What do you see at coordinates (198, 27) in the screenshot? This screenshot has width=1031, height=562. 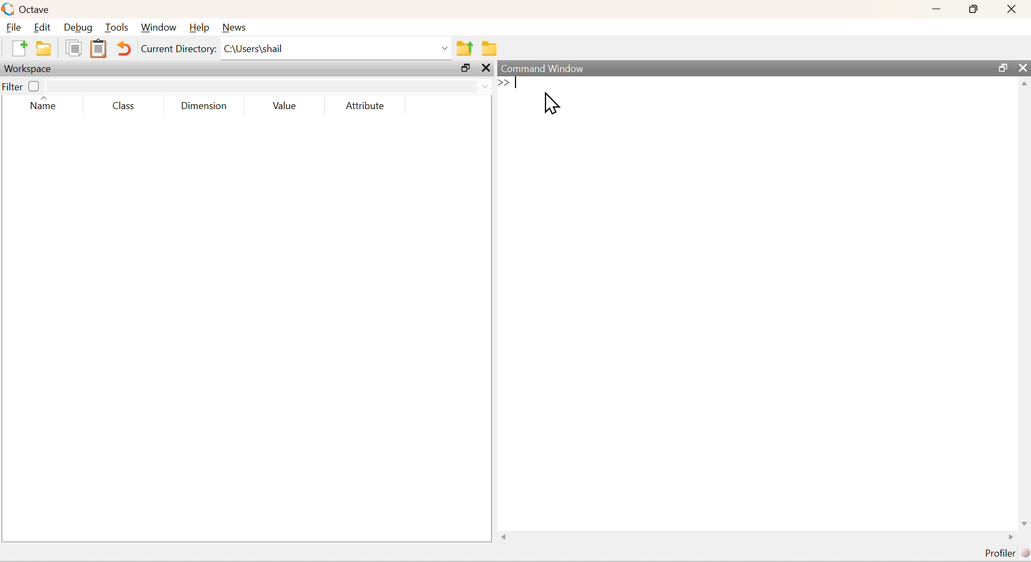 I see `Help` at bounding box center [198, 27].